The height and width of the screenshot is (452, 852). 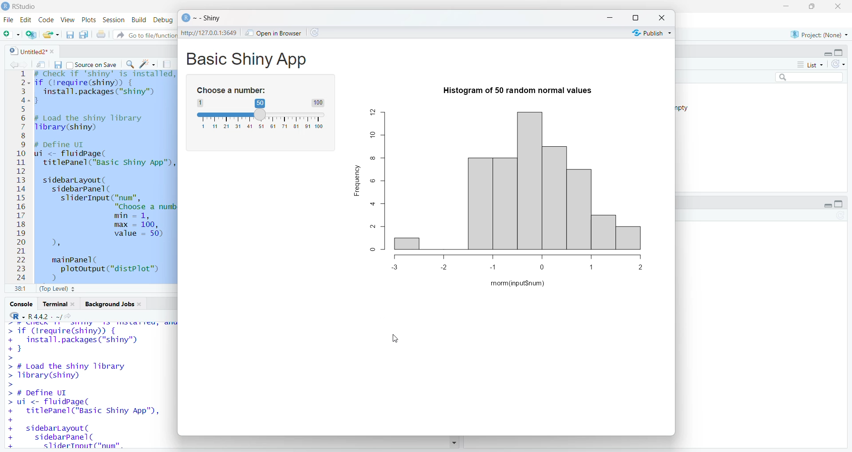 I want to click on logo, so click(x=5, y=6).